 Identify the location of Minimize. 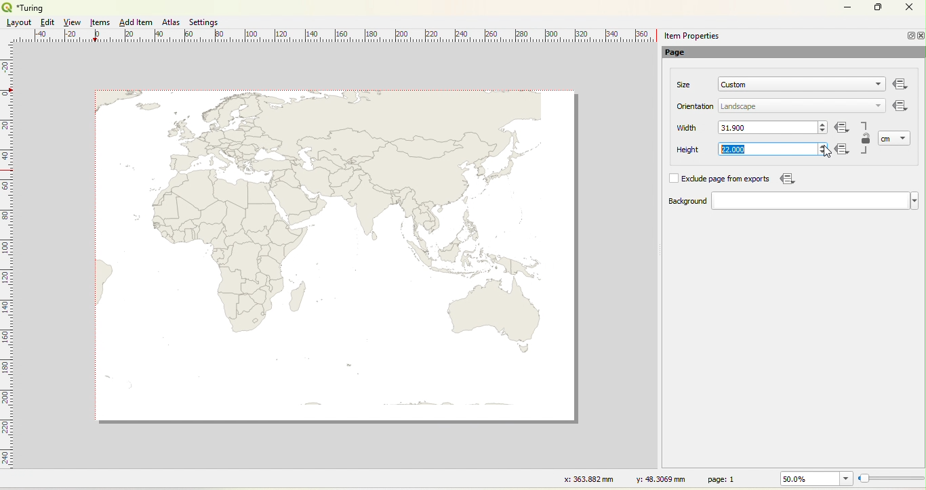
(909, 35).